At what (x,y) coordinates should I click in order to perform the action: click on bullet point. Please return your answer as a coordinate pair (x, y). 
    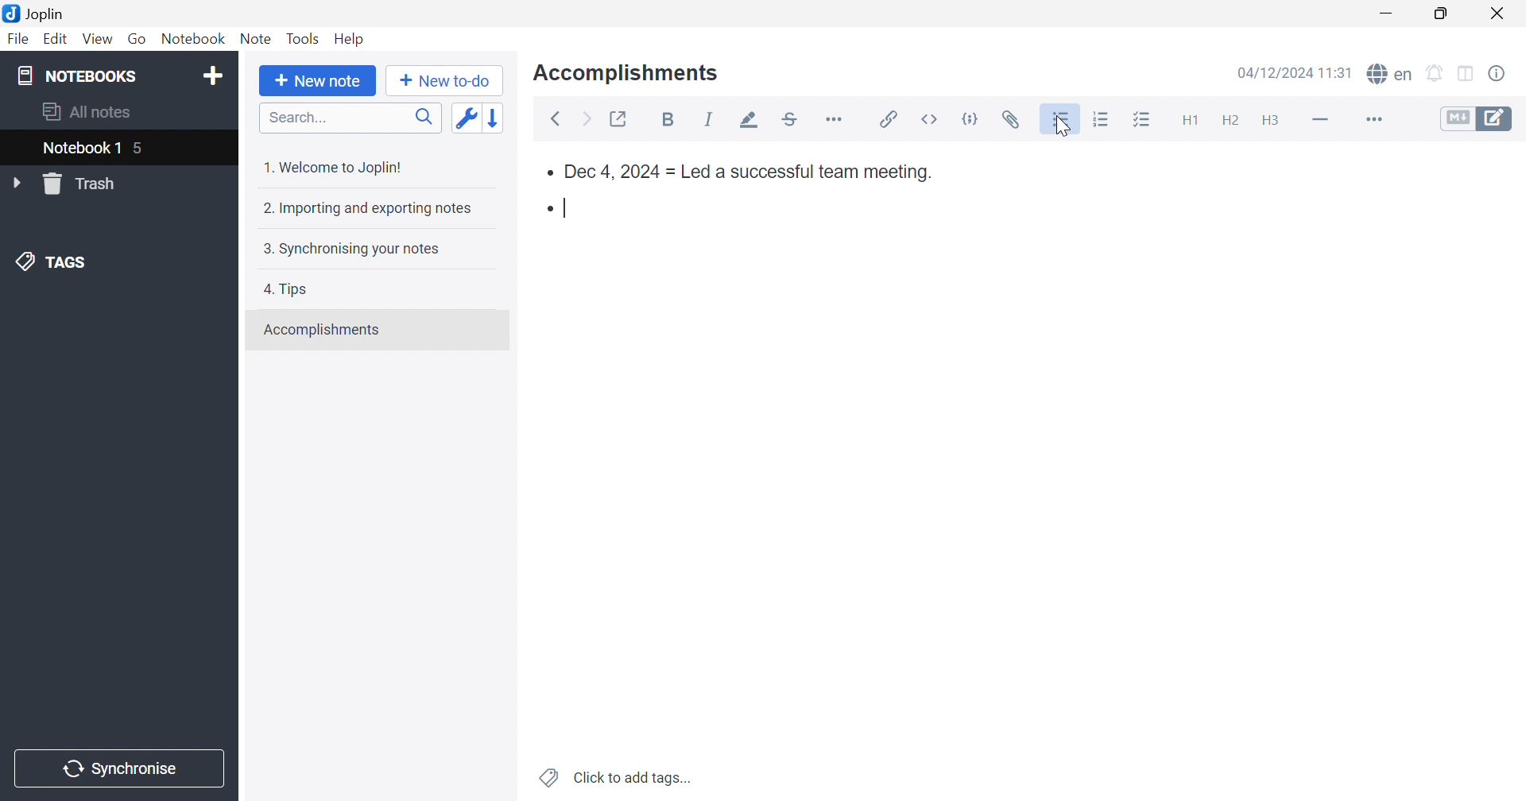
    Looking at the image, I should click on (544, 174).